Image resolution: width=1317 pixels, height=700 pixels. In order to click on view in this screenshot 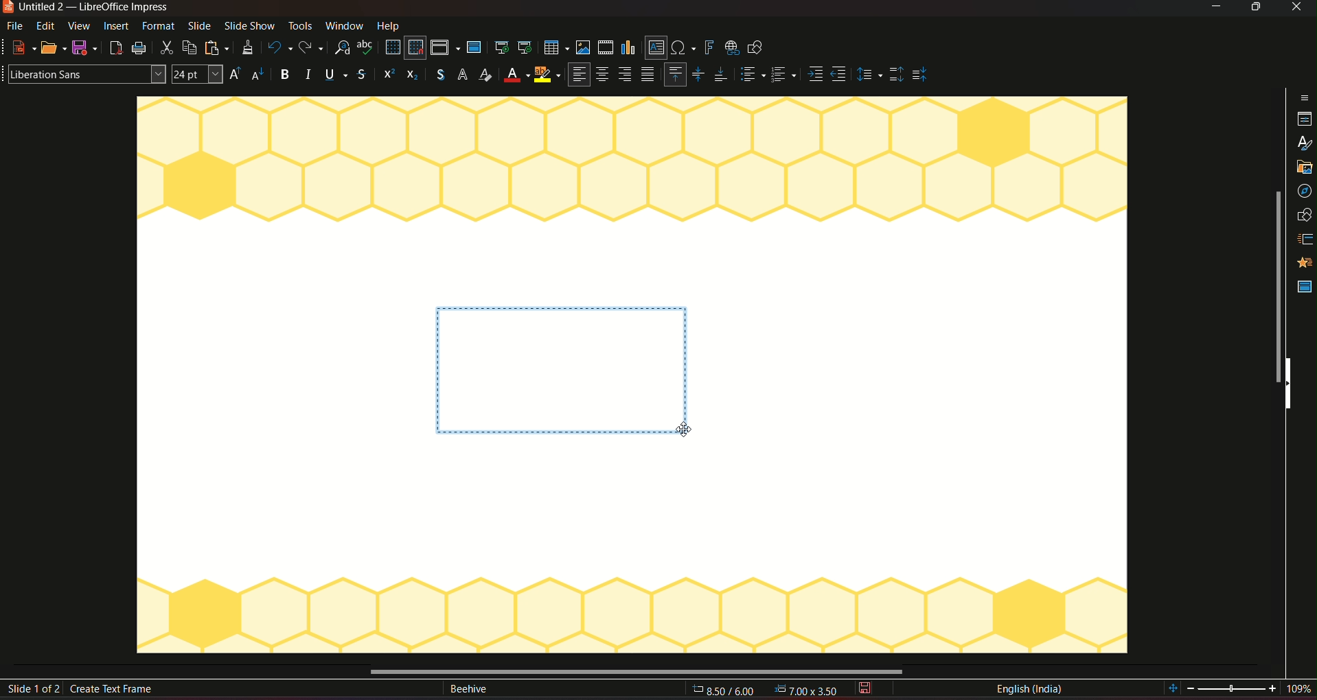, I will do `click(80, 26)`.